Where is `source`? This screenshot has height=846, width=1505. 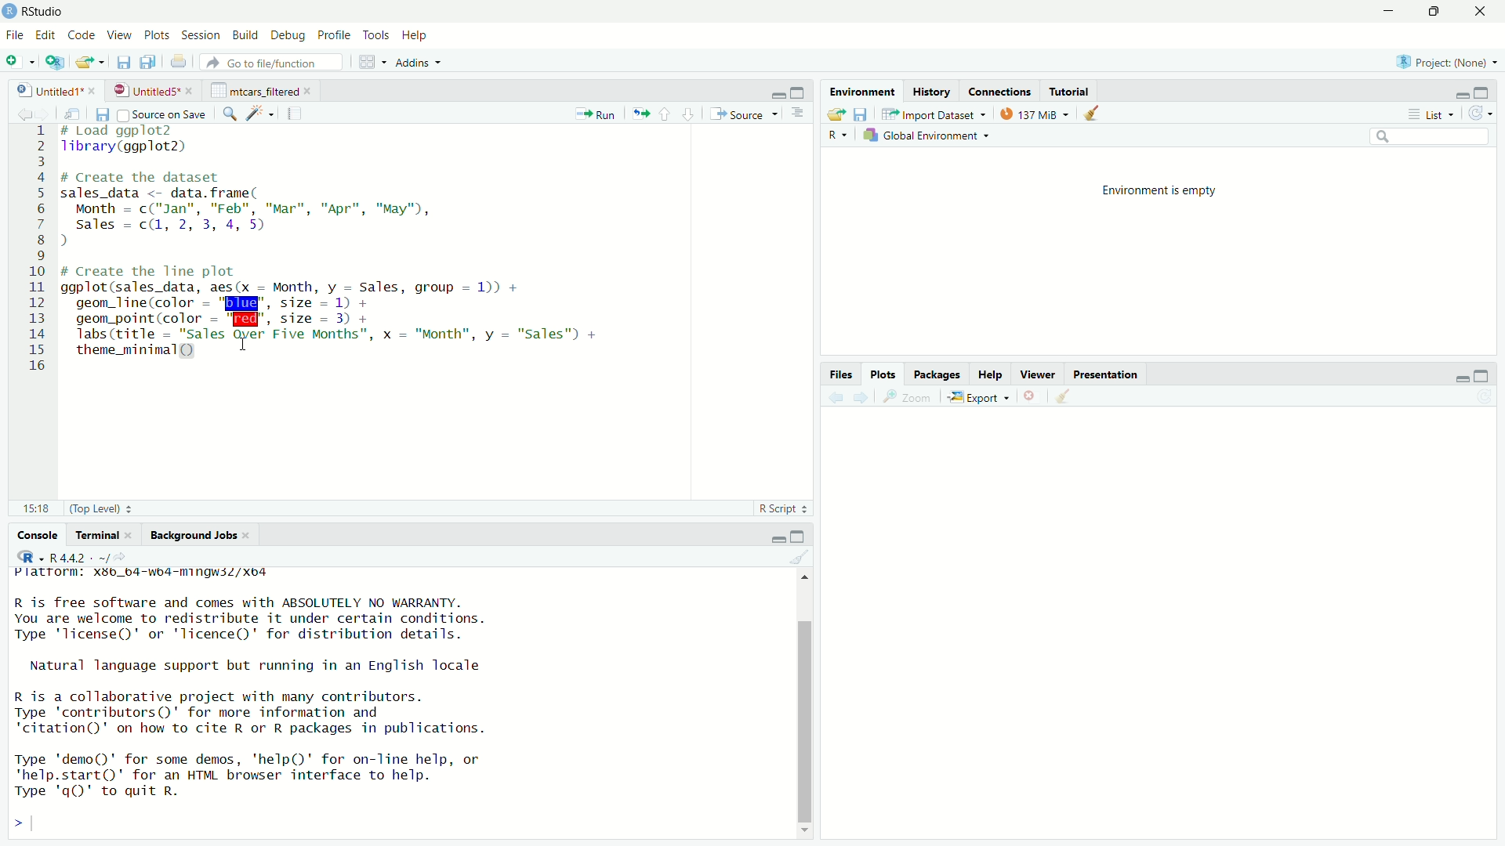
source is located at coordinates (742, 114).